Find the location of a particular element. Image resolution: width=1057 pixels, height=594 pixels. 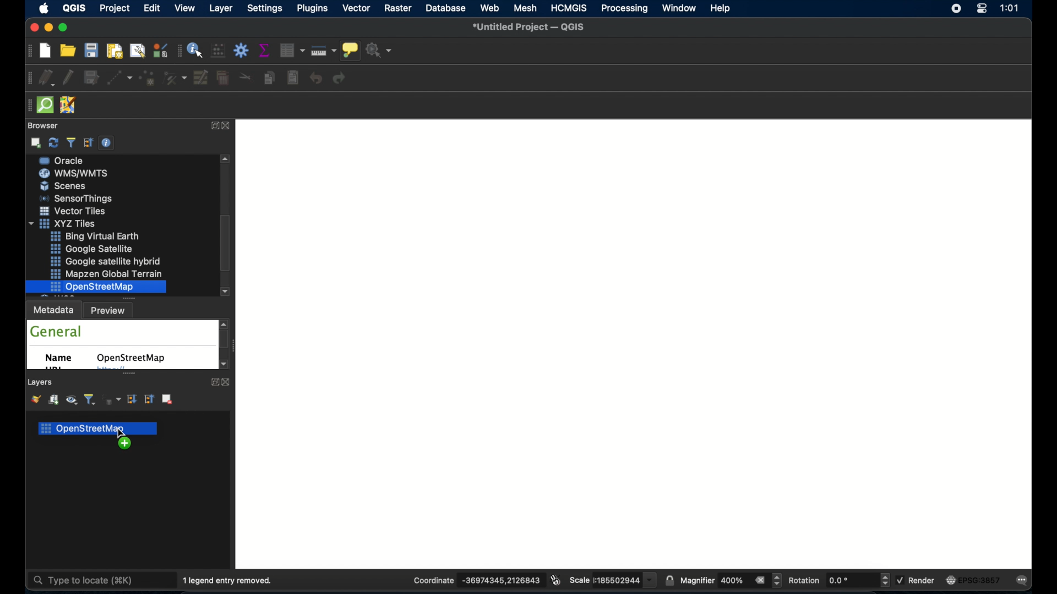

collapse all is located at coordinates (89, 143).